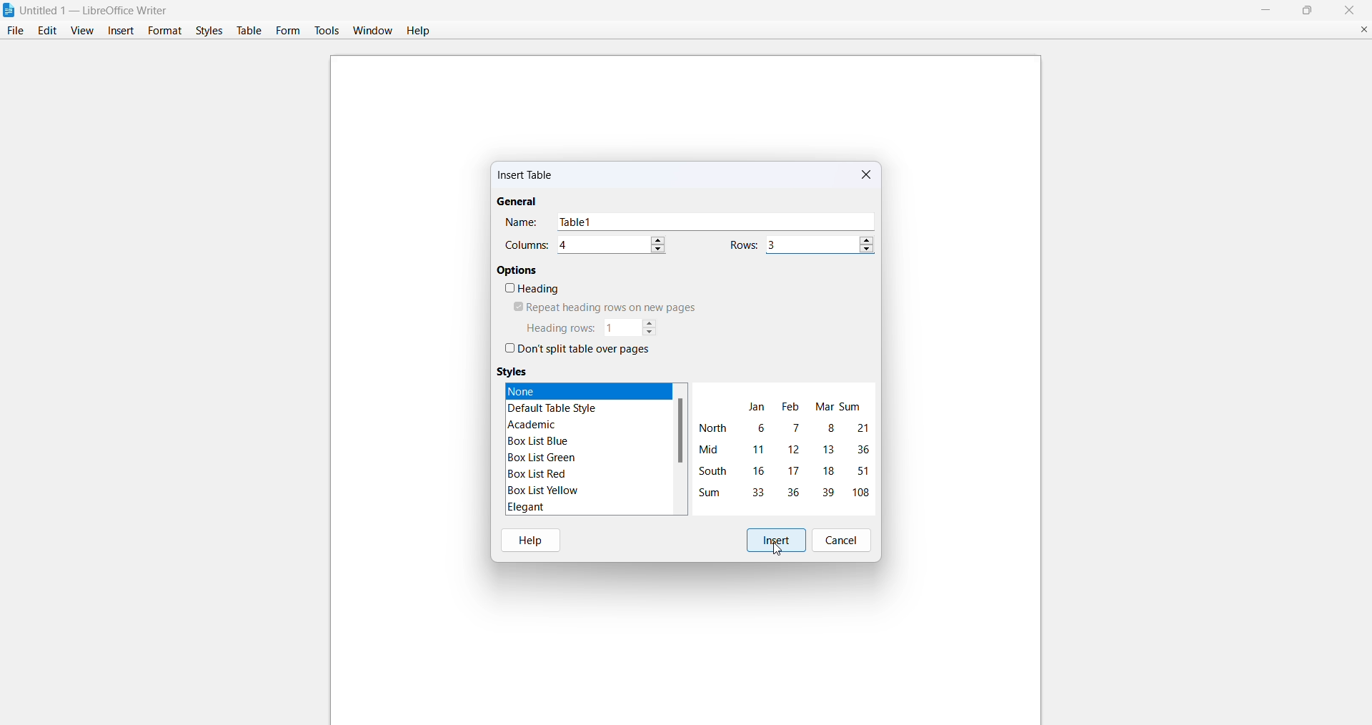 This screenshot has width=1372, height=725. I want to click on help, so click(420, 30).